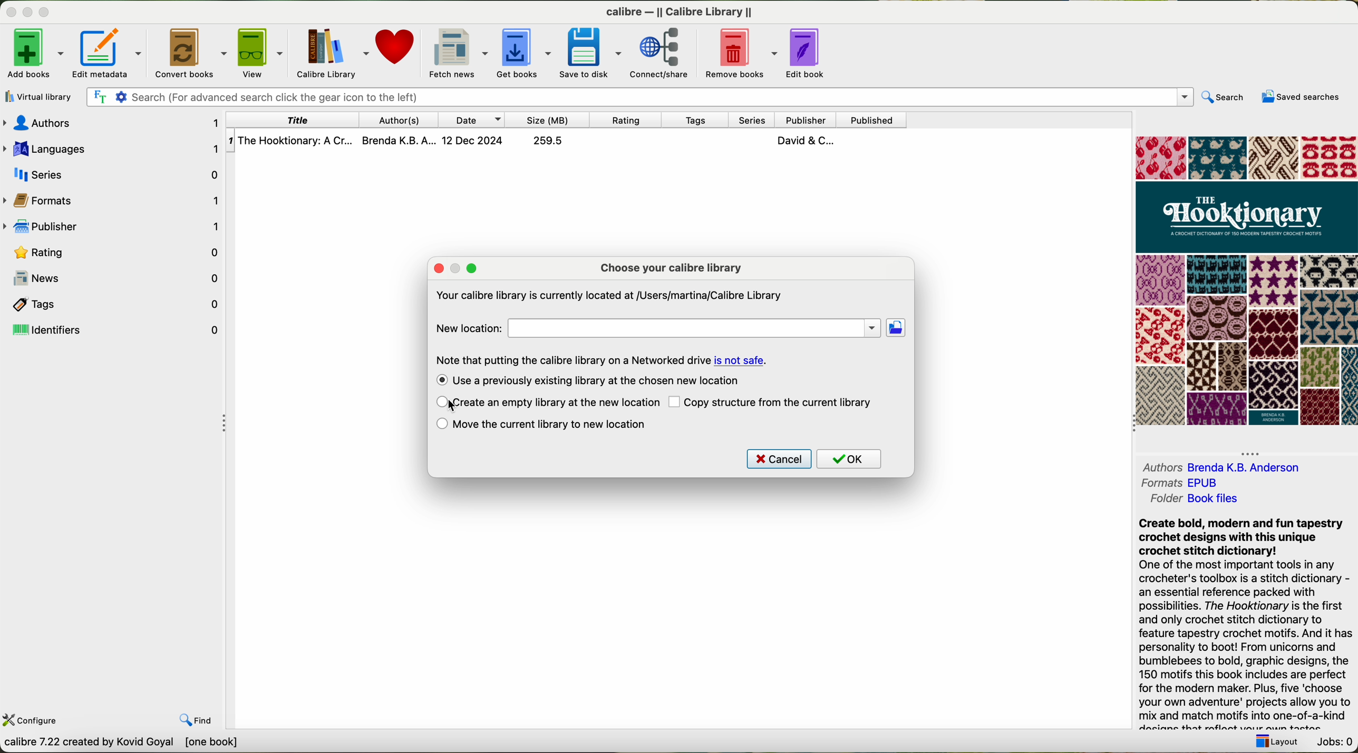  What do you see at coordinates (224, 421) in the screenshot?
I see `hide` at bounding box center [224, 421].